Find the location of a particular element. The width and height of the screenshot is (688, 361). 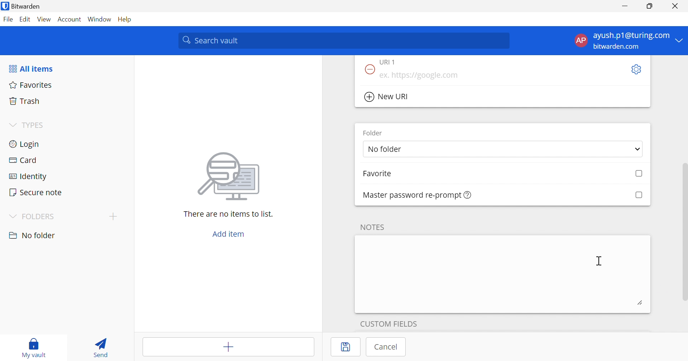

NOTES is located at coordinates (371, 227).